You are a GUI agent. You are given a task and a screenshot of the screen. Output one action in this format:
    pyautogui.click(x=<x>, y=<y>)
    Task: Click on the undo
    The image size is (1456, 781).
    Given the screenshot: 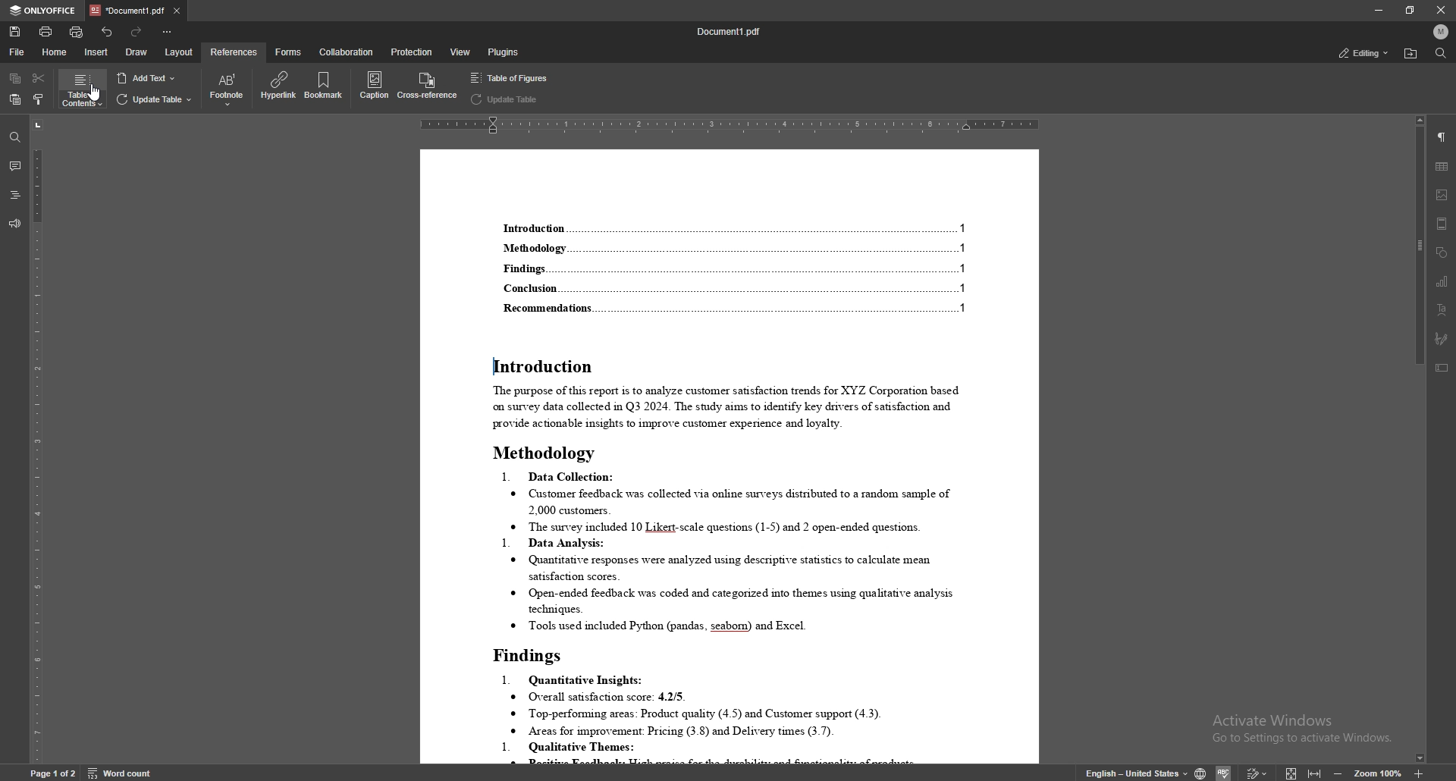 What is the action you would take?
    pyautogui.click(x=108, y=32)
    